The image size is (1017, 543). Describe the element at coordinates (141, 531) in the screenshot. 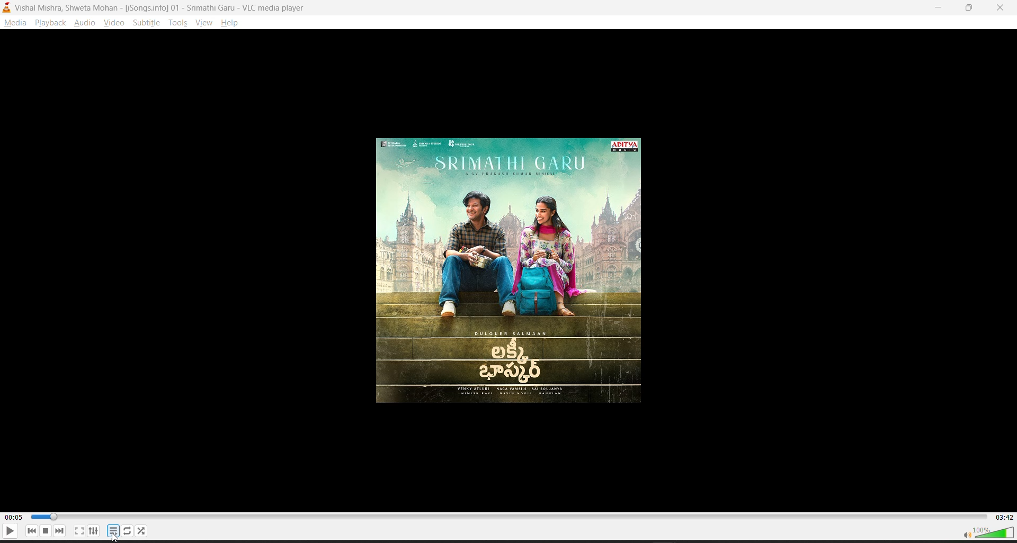

I see `random` at that location.